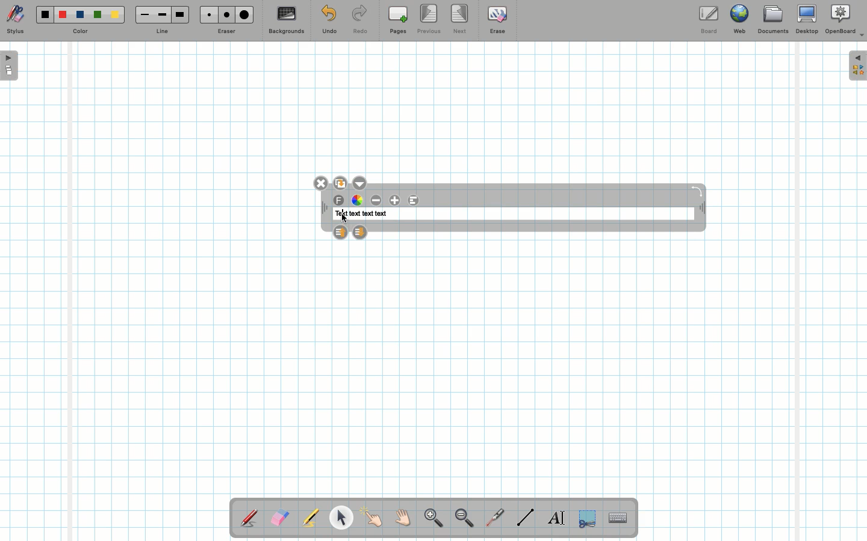  What do you see at coordinates (341, 518) in the screenshot?
I see `Pointer` at bounding box center [341, 518].